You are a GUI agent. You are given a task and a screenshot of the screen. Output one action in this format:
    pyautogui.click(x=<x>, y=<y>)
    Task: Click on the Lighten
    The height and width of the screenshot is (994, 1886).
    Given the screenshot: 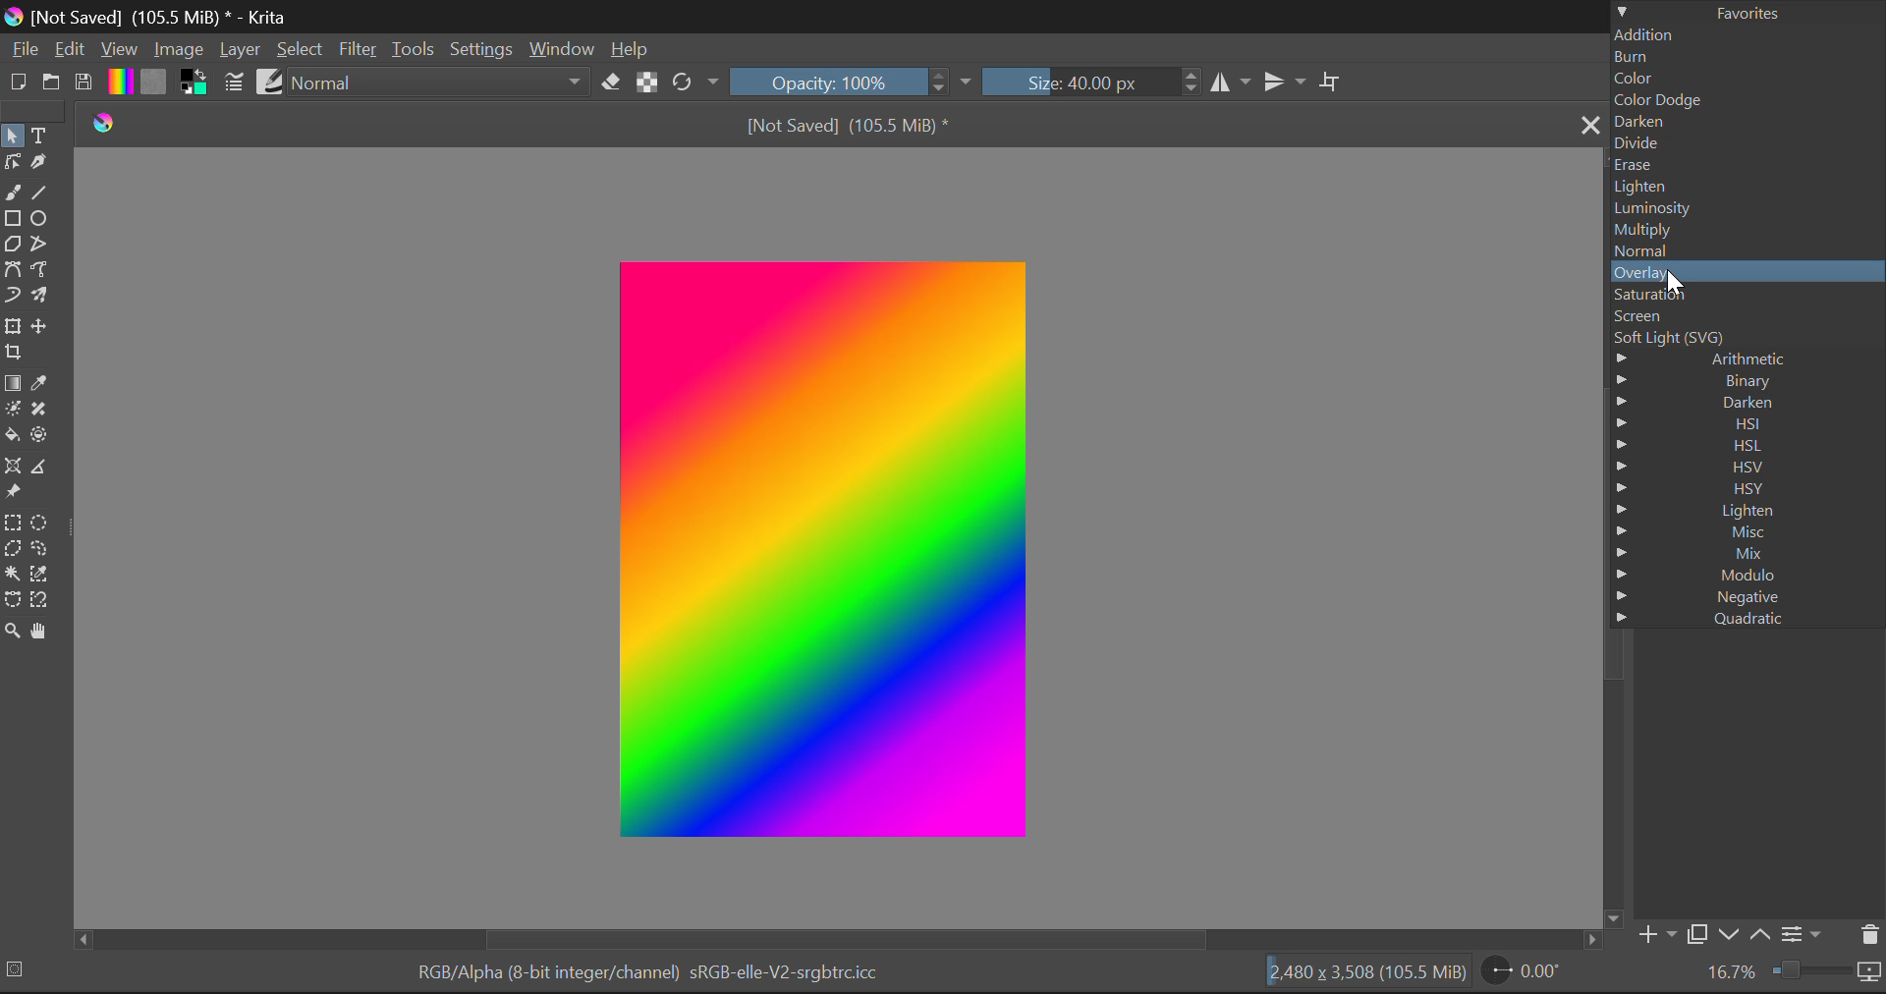 What is the action you would take?
    pyautogui.click(x=1745, y=188)
    